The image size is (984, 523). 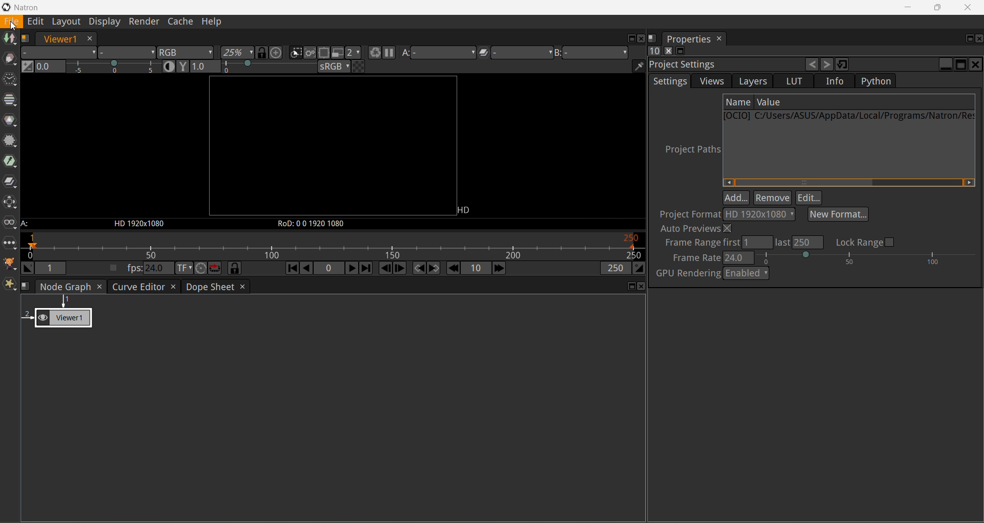 What do you see at coordinates (355, 53) in the screenshot?
I see `When proxy mode is activated, it scales down the rendered image by this factor to accelerate the rendering ` at bounding box center [355, 53].